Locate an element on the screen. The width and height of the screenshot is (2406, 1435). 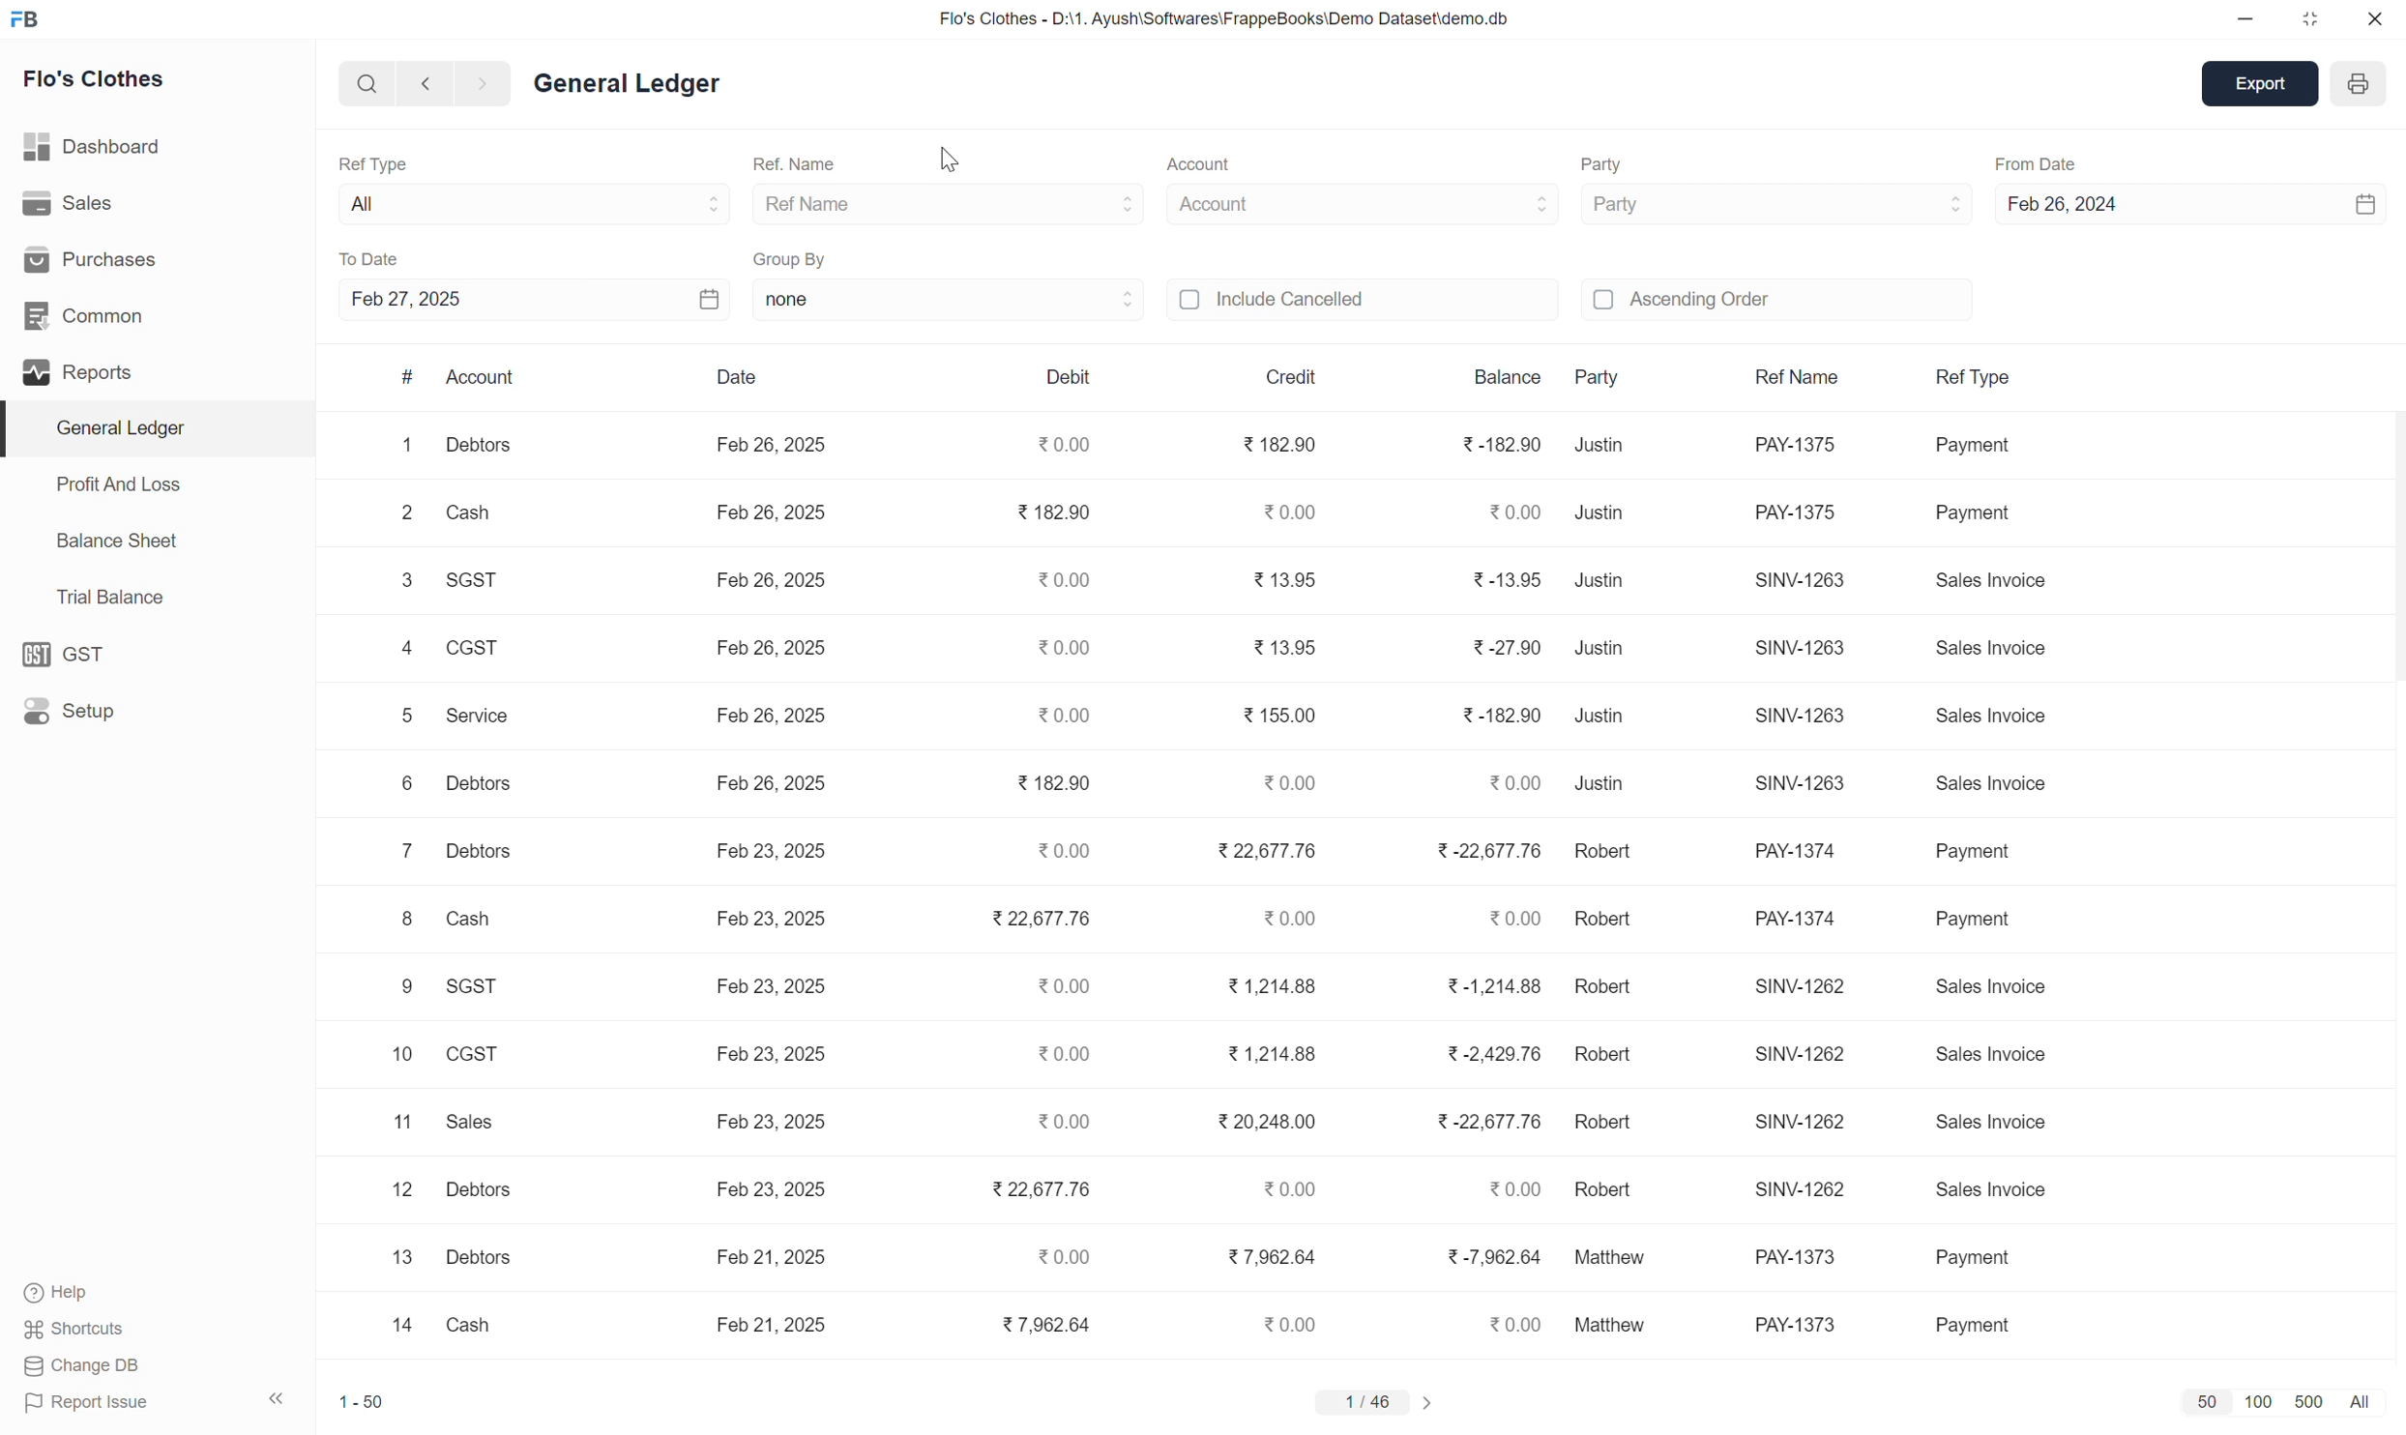
SGST is located at coordinates (475, 986).